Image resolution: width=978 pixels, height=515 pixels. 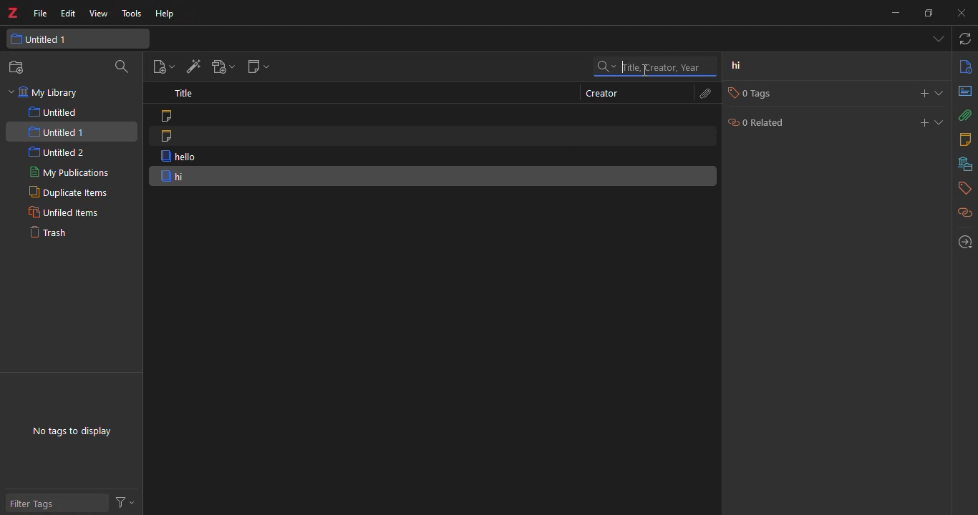 What do you see at coordinates (964, 11) in the screenshot?
I see `close` at bounding box center [964, 11].